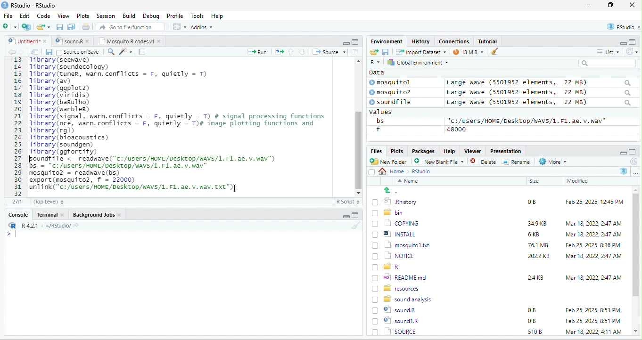 The width and height of the screenshot is (642, 340). Describe the element at coordinates (280, 51) in the screenshot. I see `open` at that location.